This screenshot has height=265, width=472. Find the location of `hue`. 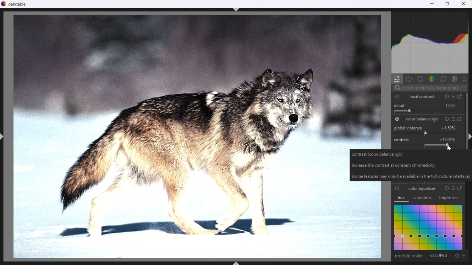

hue is located at coordinates (402, 198).